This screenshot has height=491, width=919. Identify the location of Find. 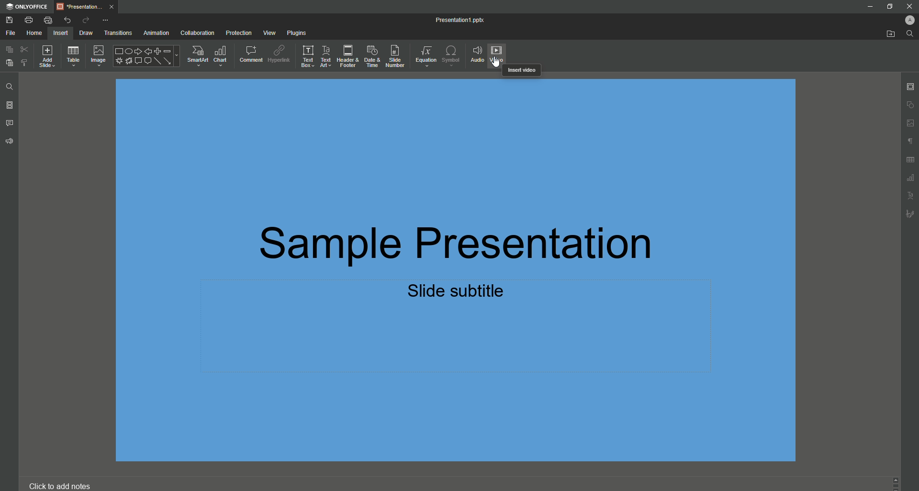
(11, 86).